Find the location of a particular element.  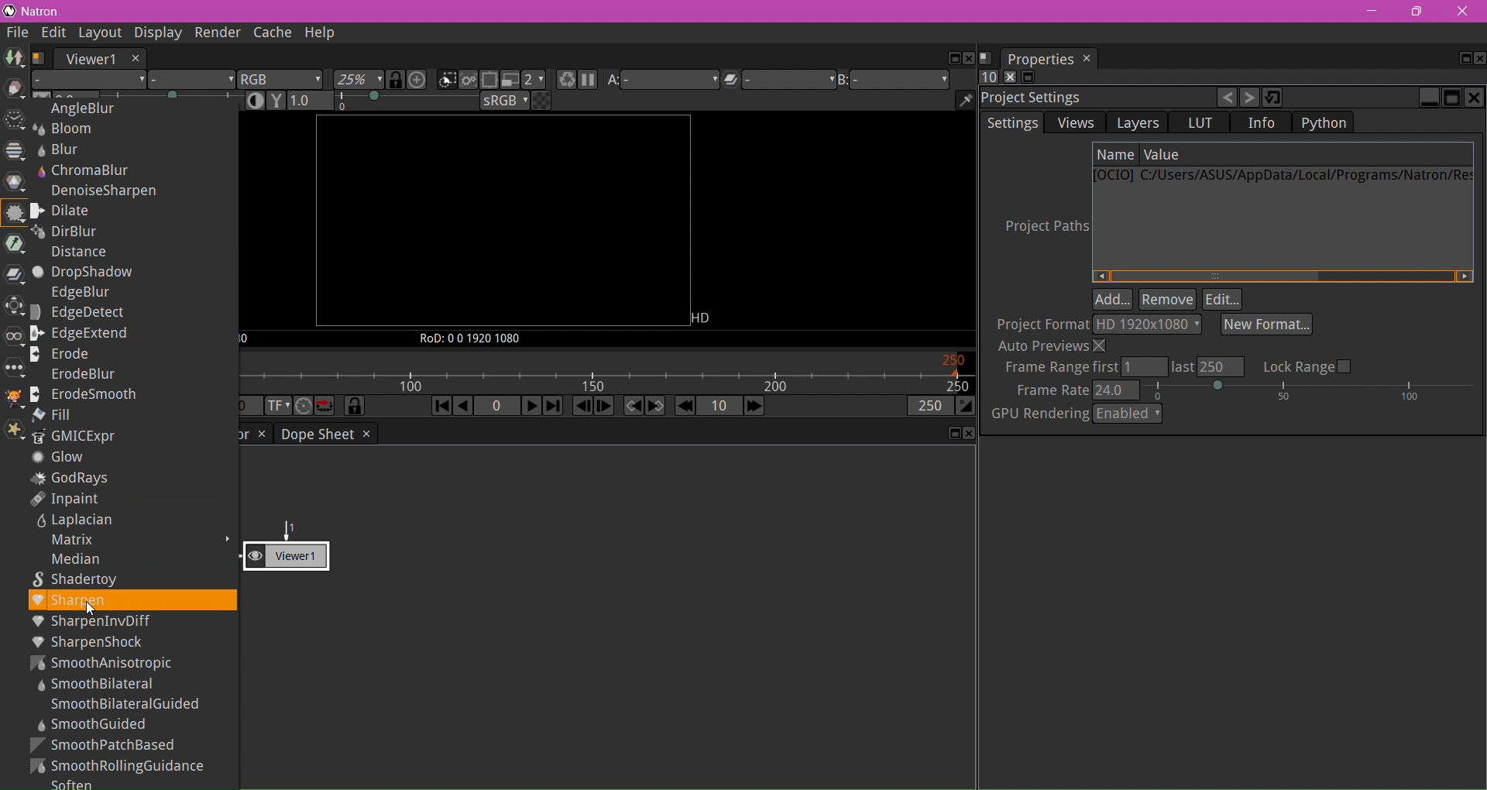

Play backward is located at coordinates (465, 408).